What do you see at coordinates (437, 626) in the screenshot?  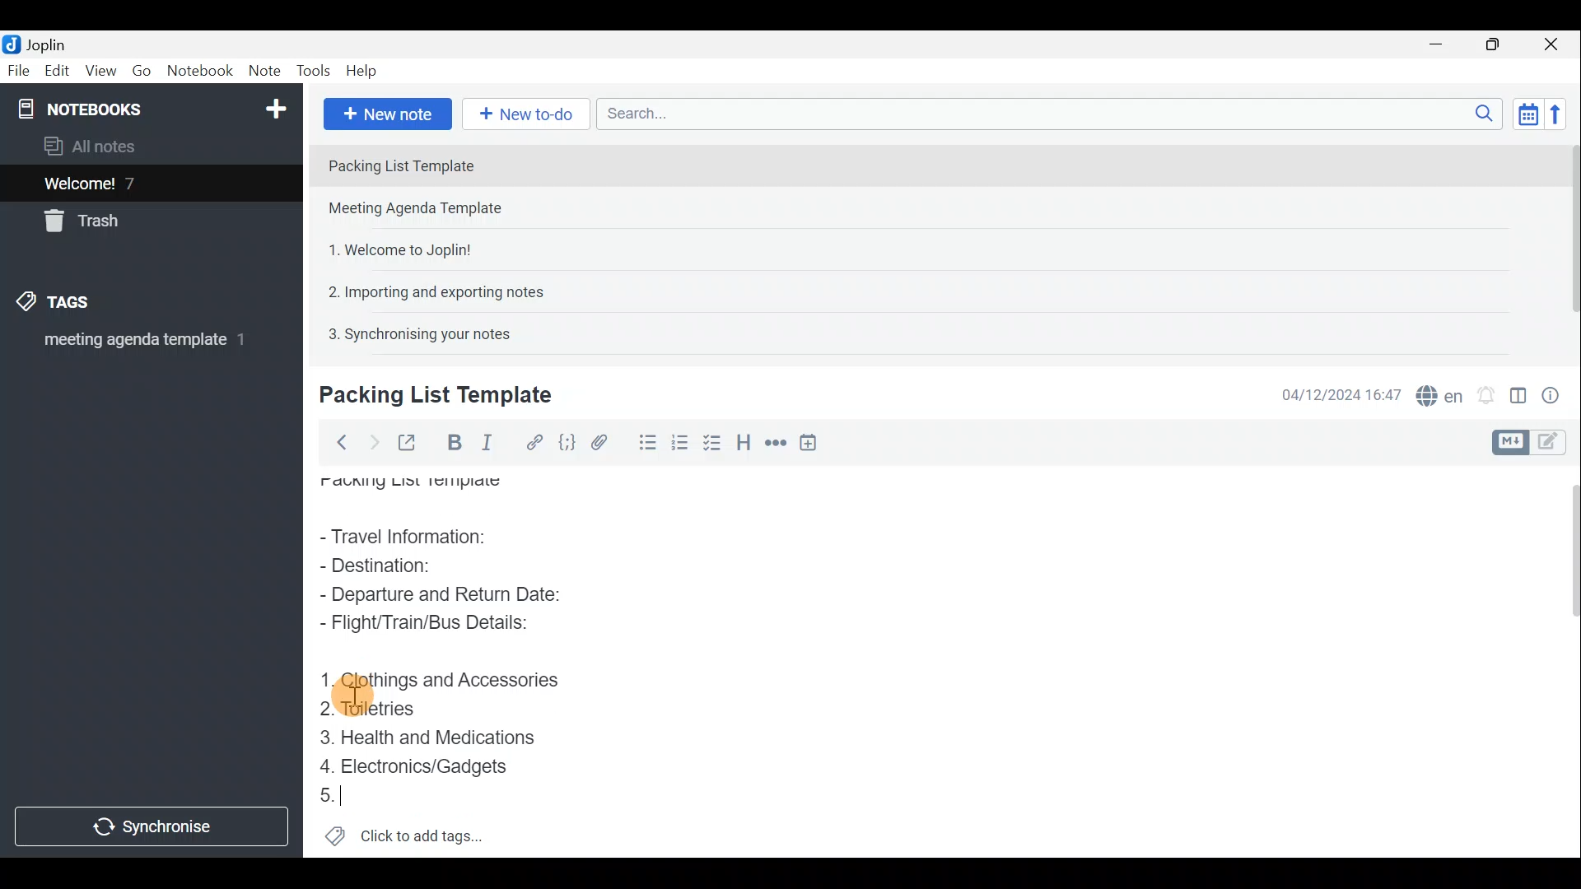 I see `Flight/Train/Bus Details:` at bounding box center [437, 626].